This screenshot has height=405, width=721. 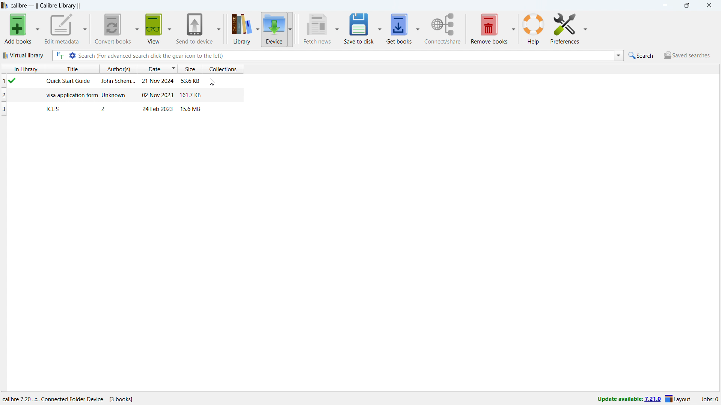 What do you see at coordinates (62, 29) in the screenshot?
I see `edit metadata` at bounding box center [62, 29].